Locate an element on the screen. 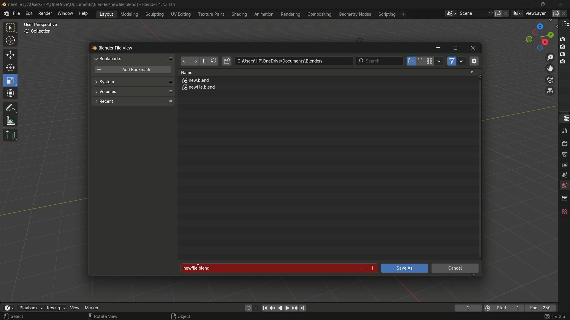 The height and width of the screenshot is (320, 570). edit menu is located at coordinates (29, 13).